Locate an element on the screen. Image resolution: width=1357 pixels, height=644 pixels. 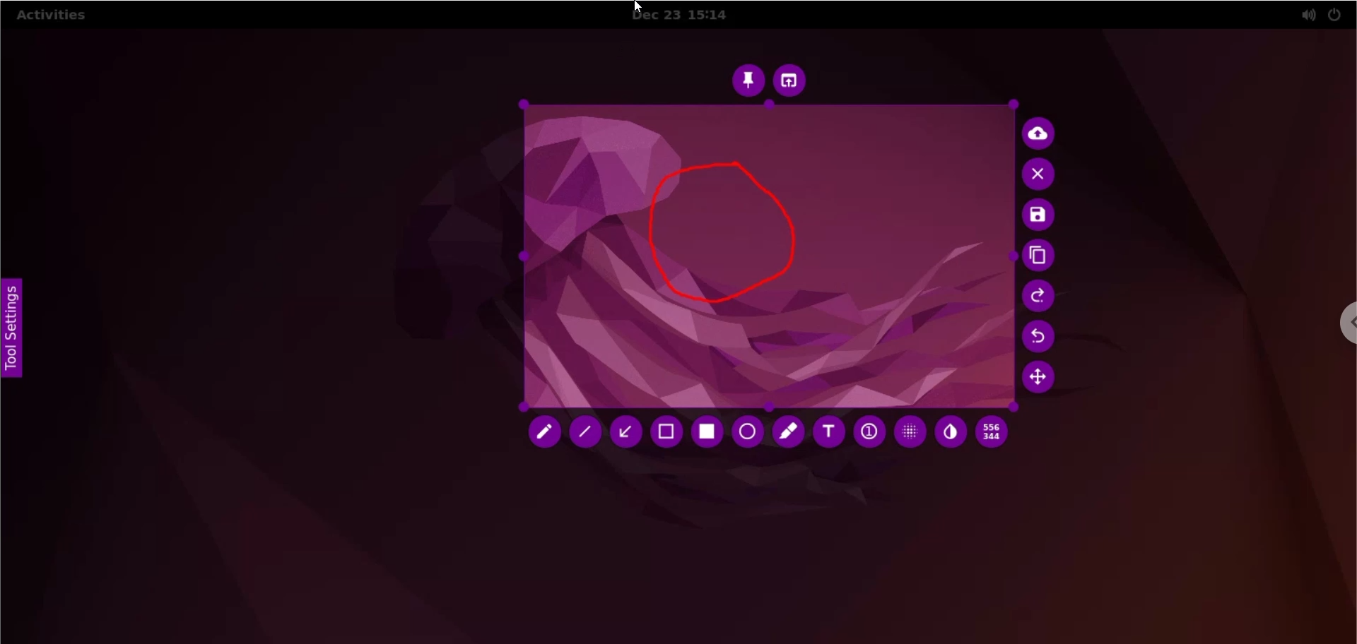
arrow is located at coordinates (629, 431).